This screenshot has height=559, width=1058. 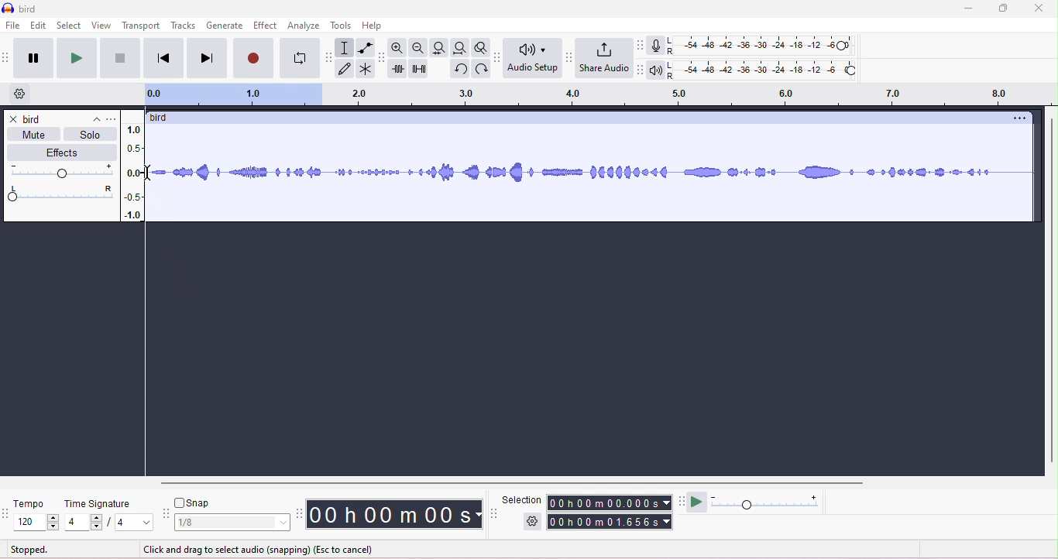 I want to click on tools, so click(x=340, y=26).